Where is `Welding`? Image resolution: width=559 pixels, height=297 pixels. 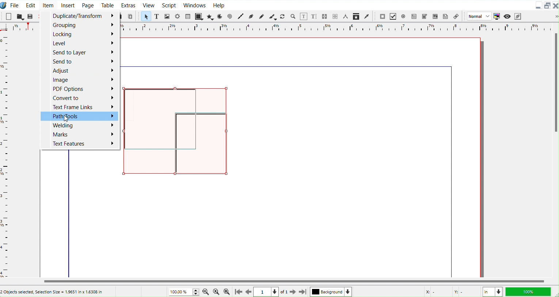
Welding is located at coordinates (78, 126).